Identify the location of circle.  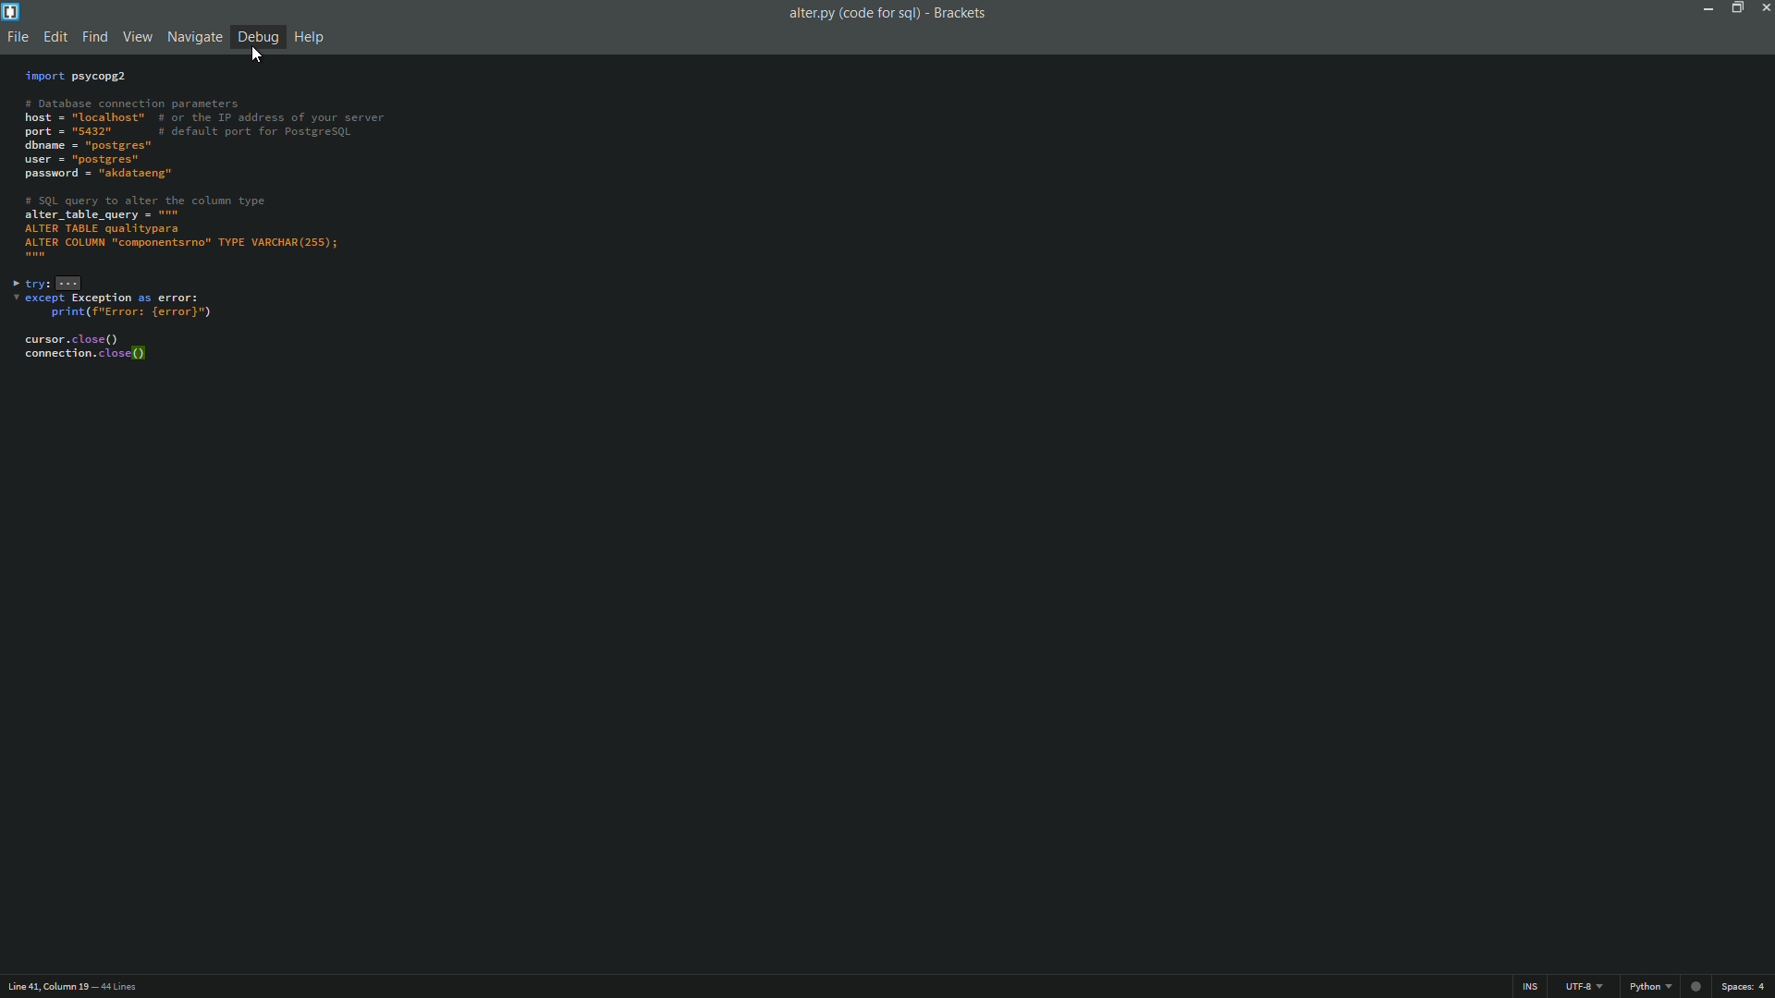
(1697, 986).